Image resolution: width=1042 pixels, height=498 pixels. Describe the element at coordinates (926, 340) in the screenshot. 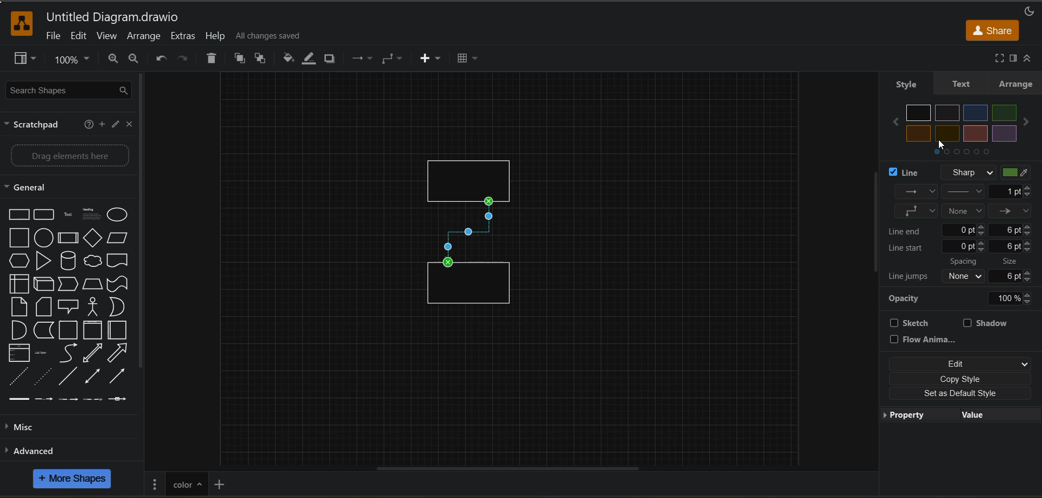

I see `flow animation` at that location.